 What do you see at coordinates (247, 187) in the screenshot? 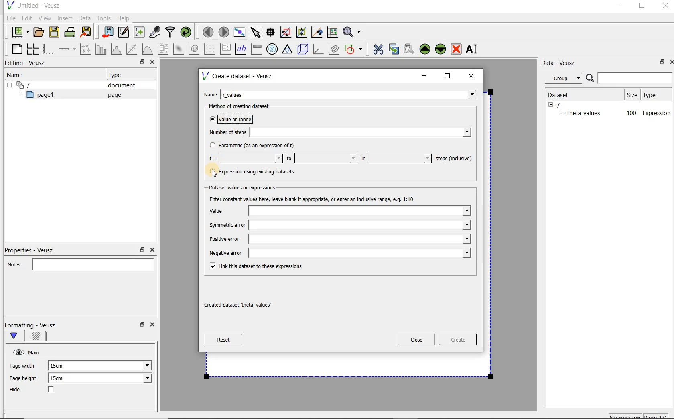
I see `Dataset values or expressions` at bounding box center [247, 187].